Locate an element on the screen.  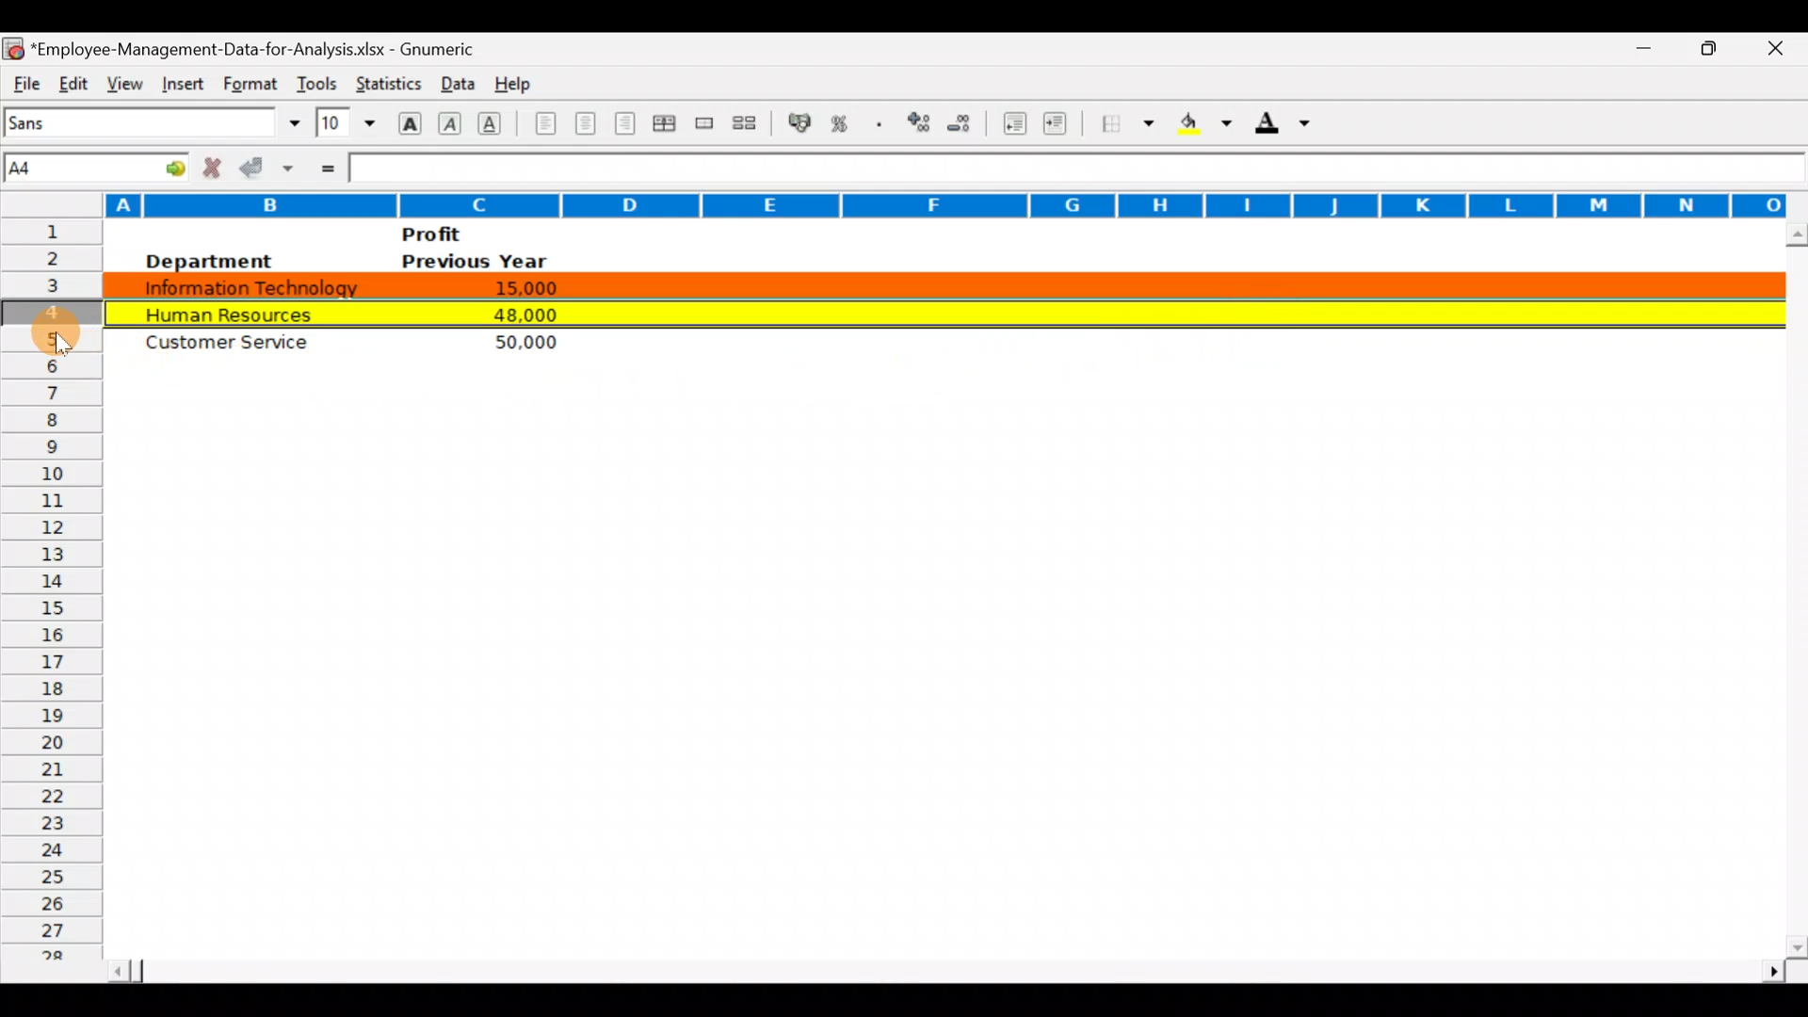
File is located at coordinates (24, 81).